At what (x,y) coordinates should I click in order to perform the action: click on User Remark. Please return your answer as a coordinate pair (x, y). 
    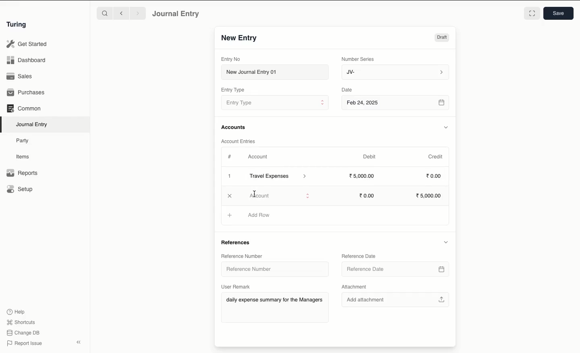
    Looking at the image, I should click on (236, 287).